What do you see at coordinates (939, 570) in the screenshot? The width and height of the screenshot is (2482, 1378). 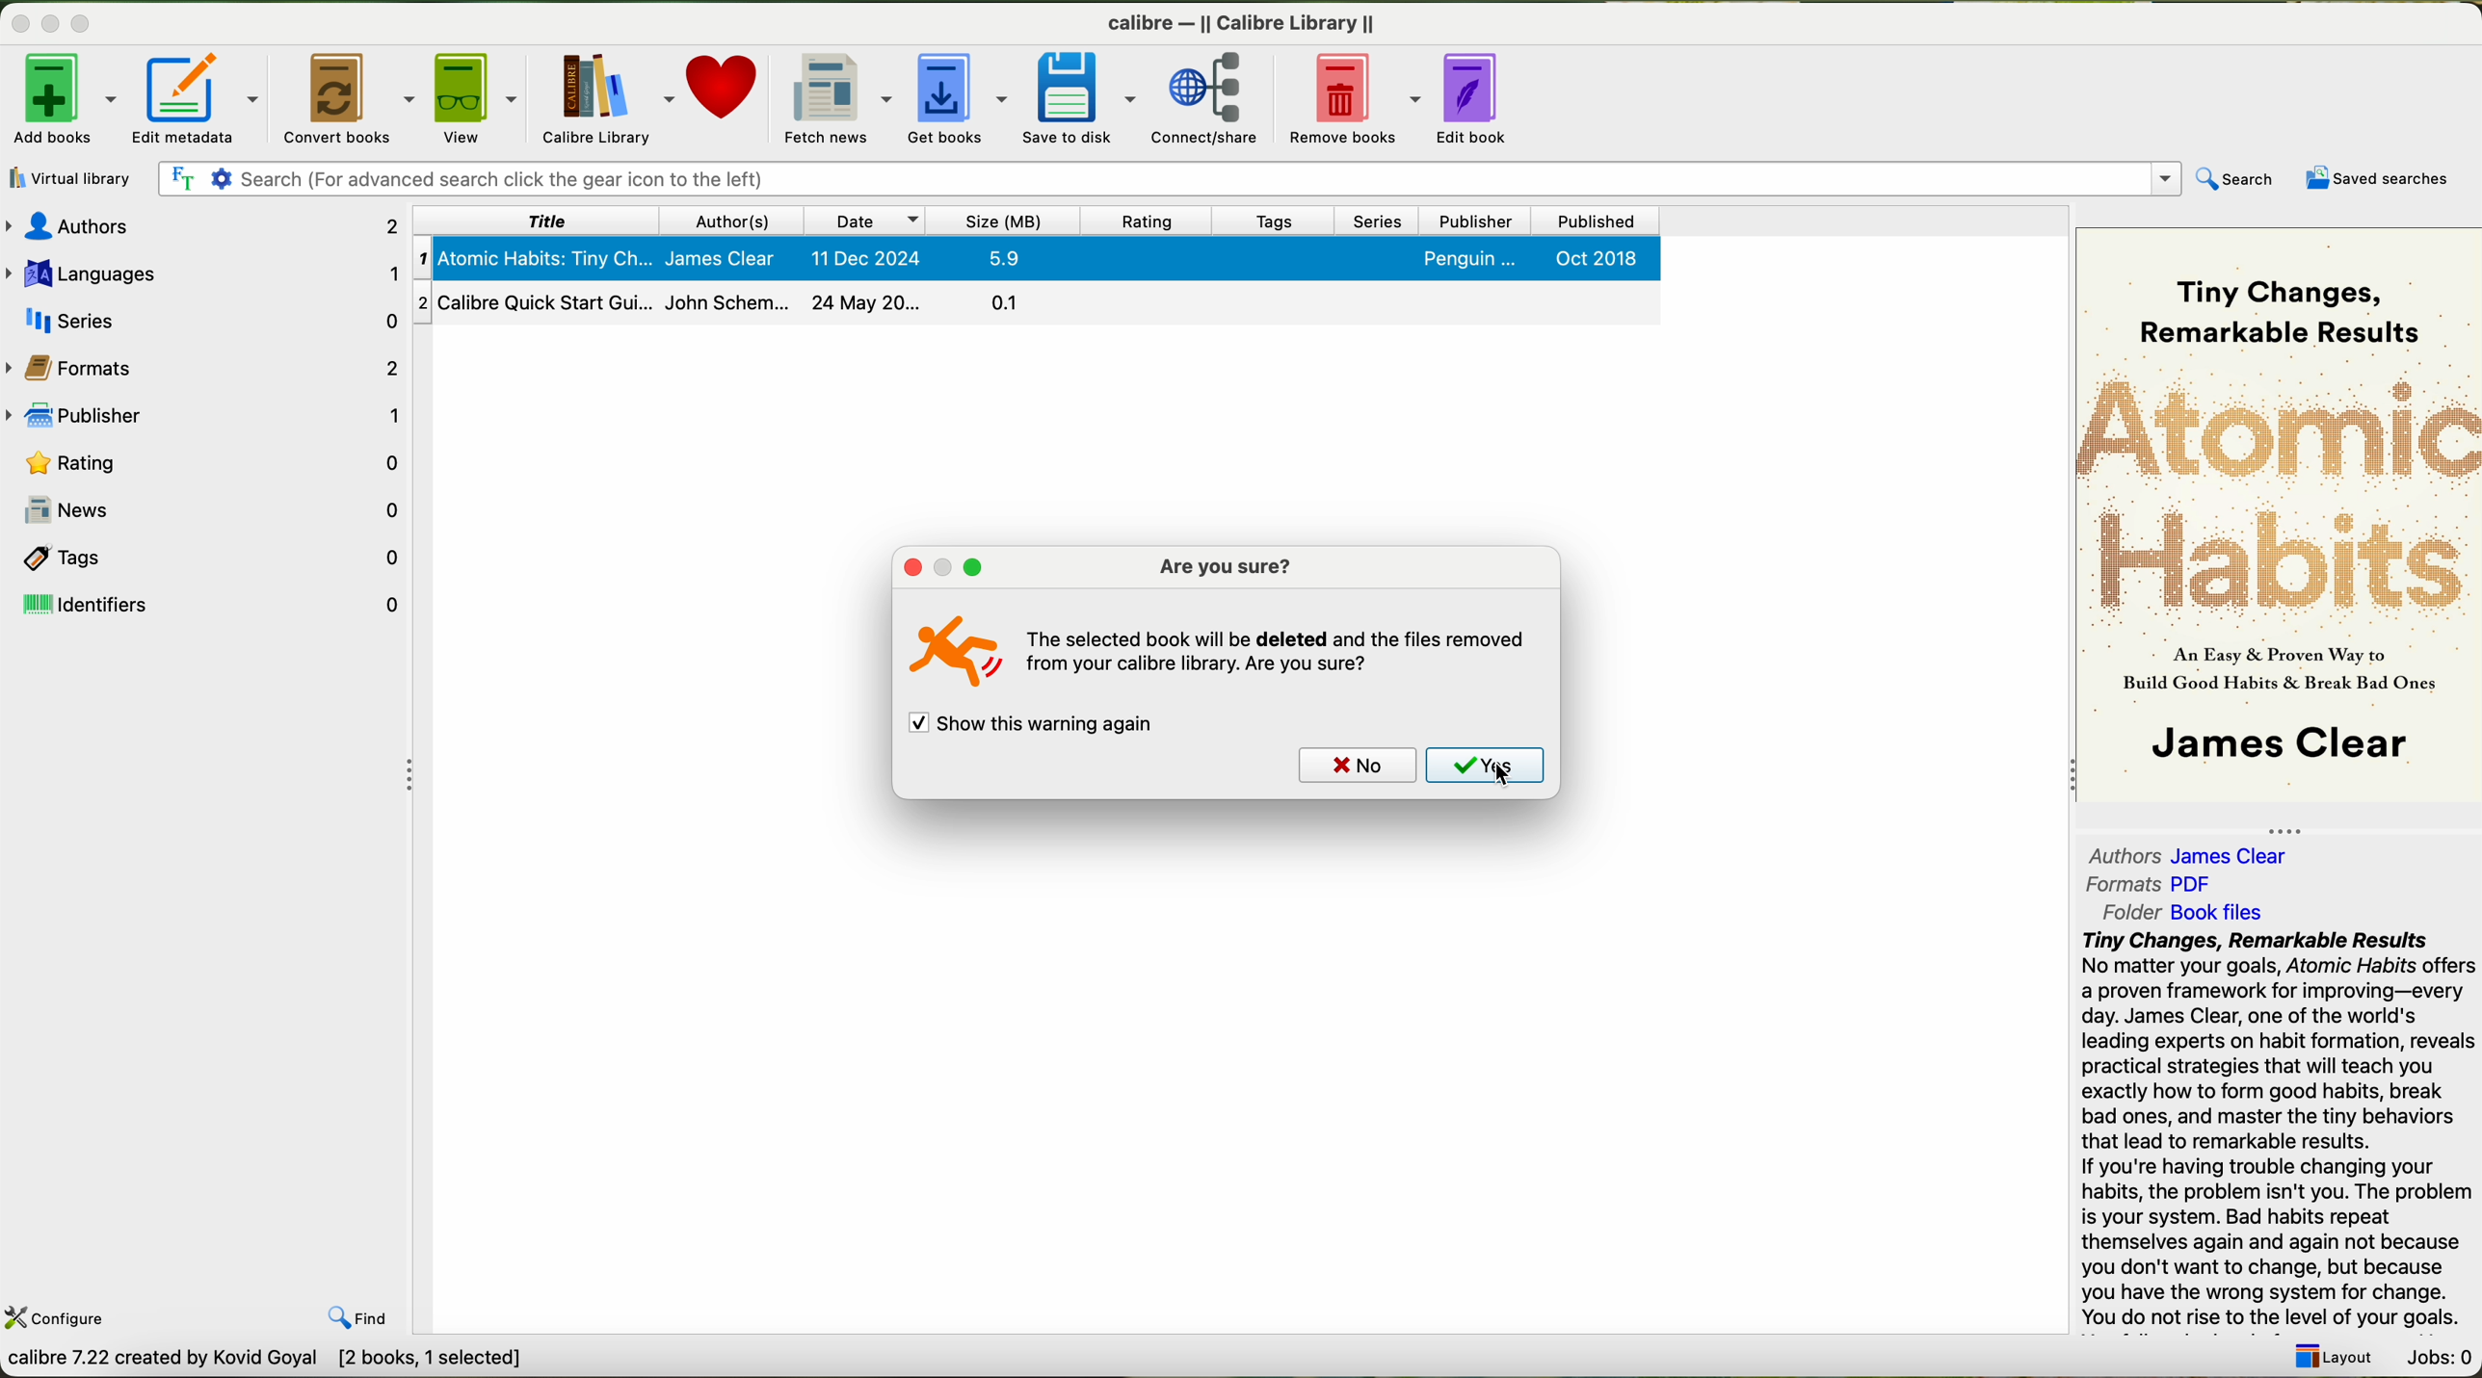 I see `disable minimize popup` at bounding box center [939, 570].